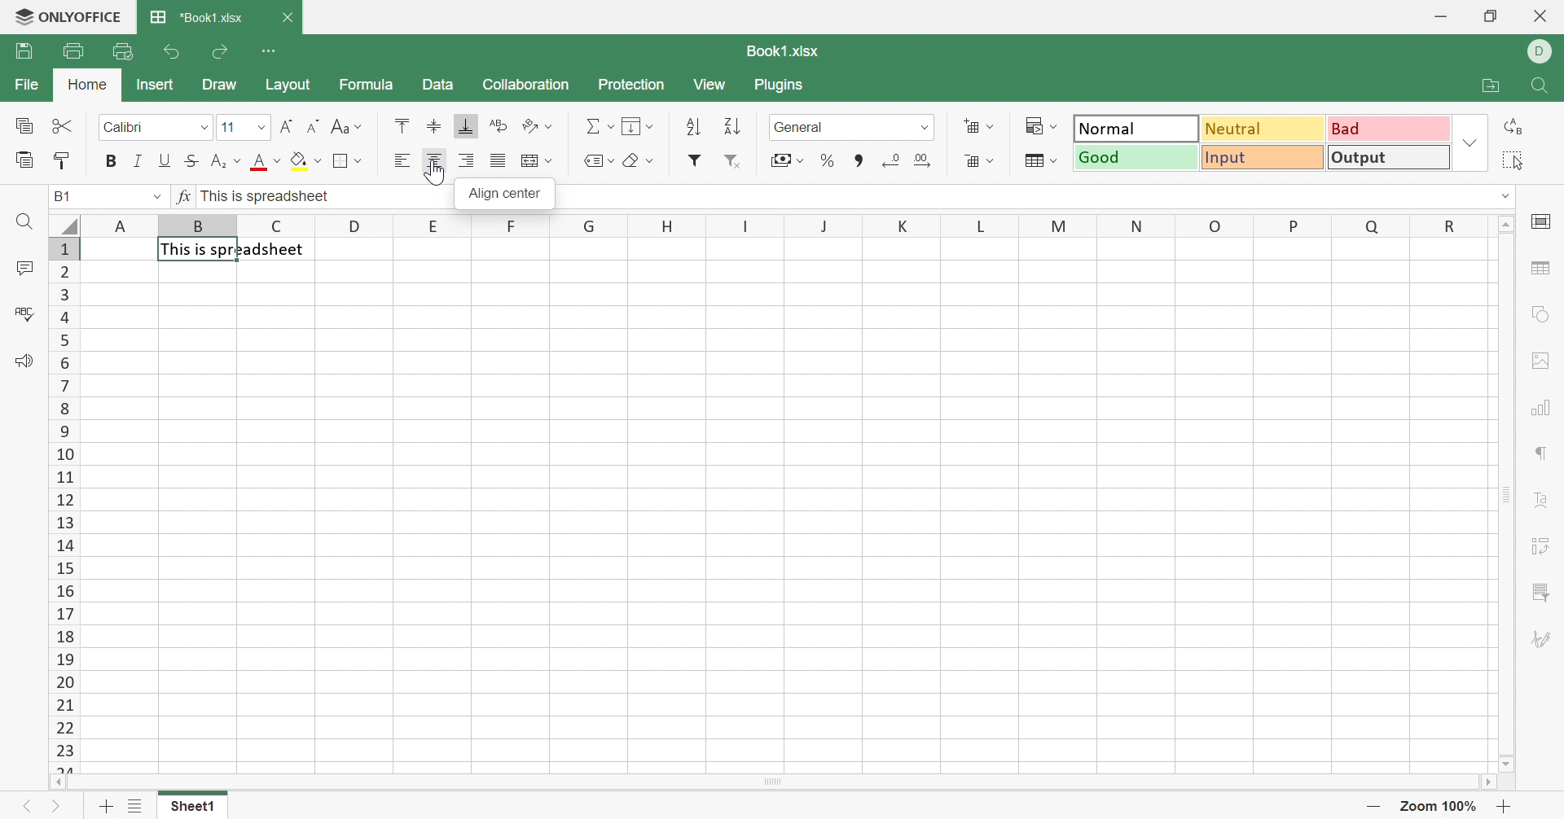 The image size is (1564, 819). Describe the element at coordinates (127, 128) in the screenshot. I see `Calibri` at that location.